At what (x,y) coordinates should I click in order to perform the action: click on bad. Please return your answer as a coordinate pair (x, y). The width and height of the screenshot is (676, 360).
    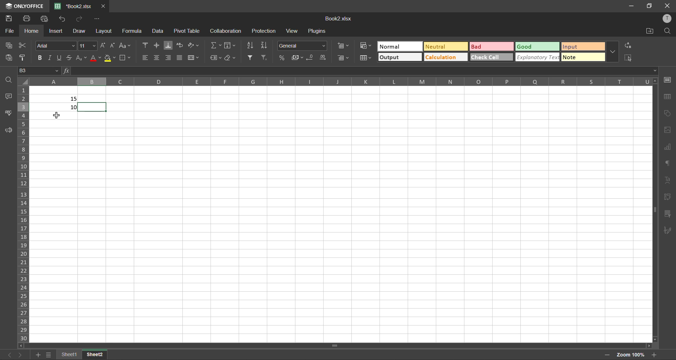
    Looking at the image, I should click on (491, 46).